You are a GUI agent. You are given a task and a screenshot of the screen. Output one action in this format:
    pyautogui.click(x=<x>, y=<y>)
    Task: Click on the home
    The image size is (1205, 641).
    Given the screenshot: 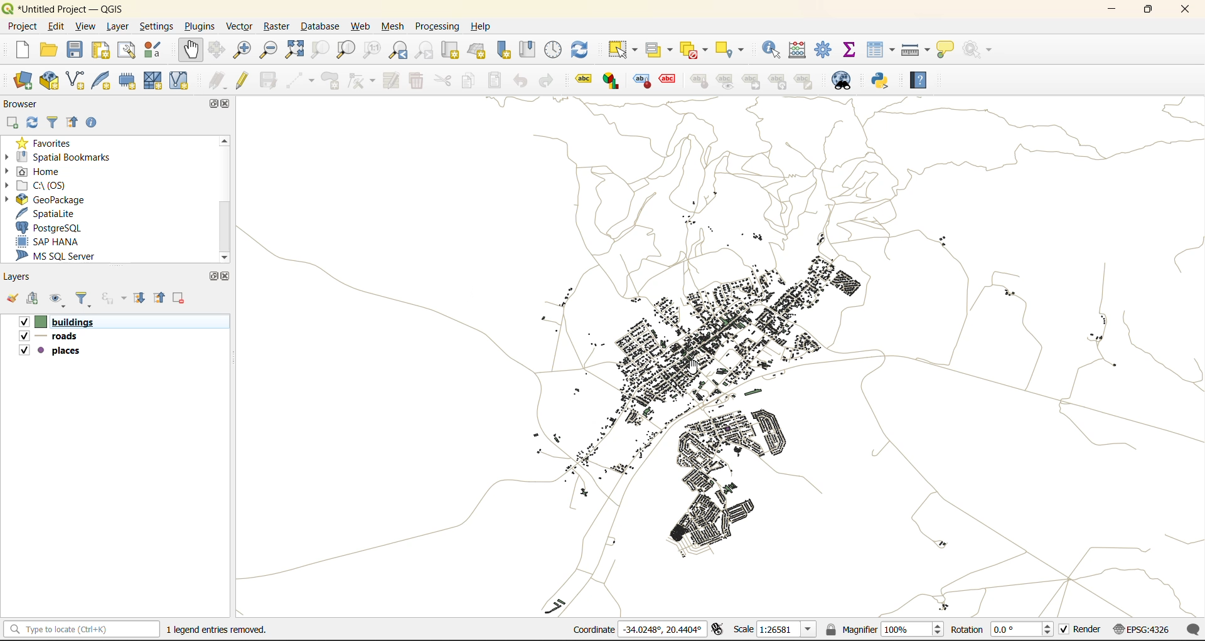 What is the action you would take?
    pyautogui.click(x=38, y=171)
    